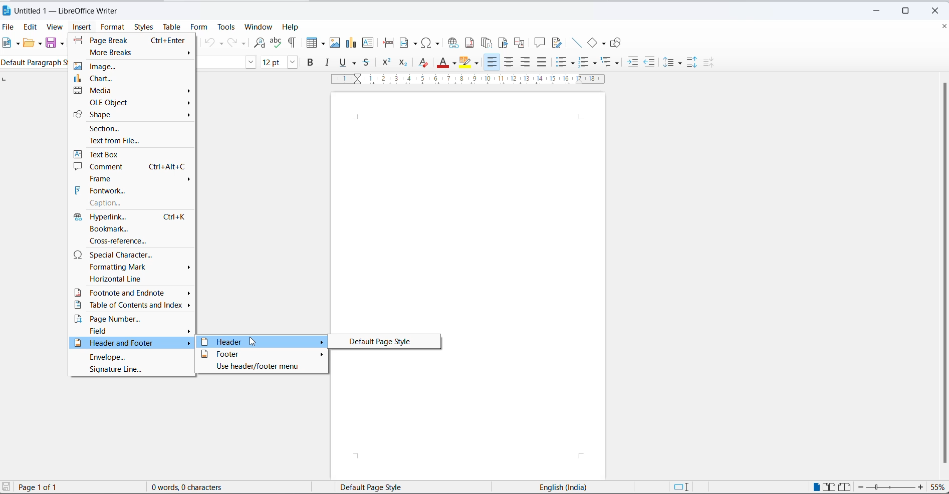 The height and width of the screenshot is (494, 949). Describe the element at coordinates (133, 228) in the screenshot. I see `bookmark` at that location.